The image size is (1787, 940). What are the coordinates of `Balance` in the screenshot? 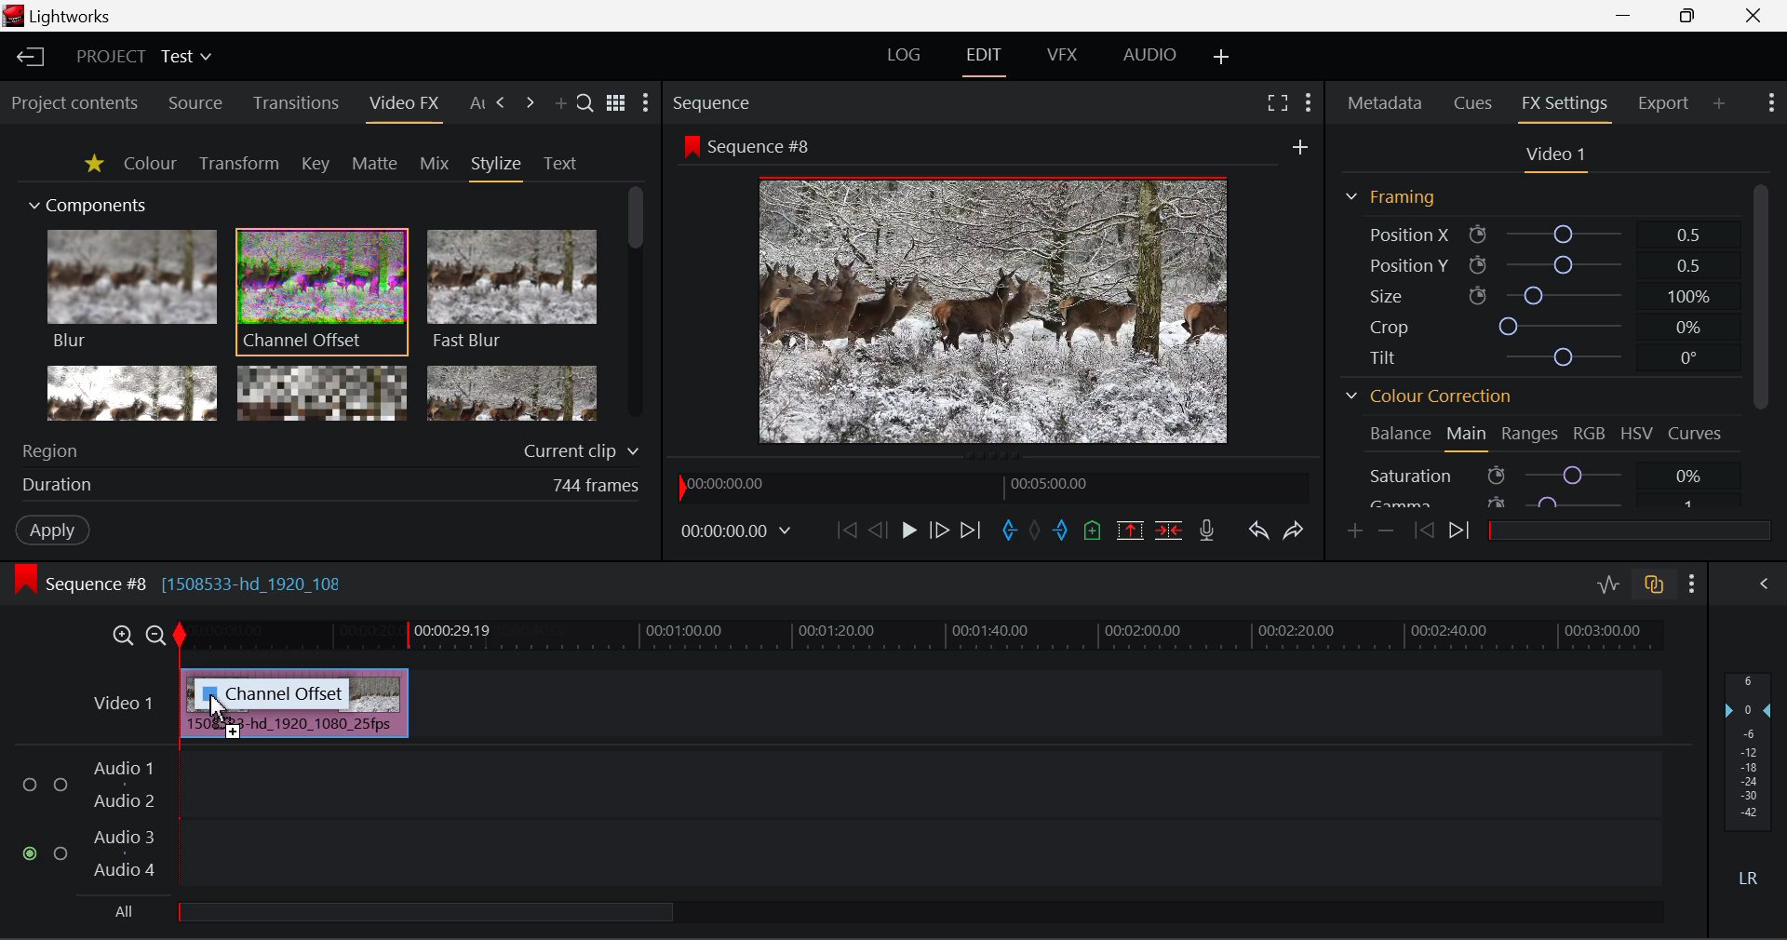 It's located at (1400, 431).